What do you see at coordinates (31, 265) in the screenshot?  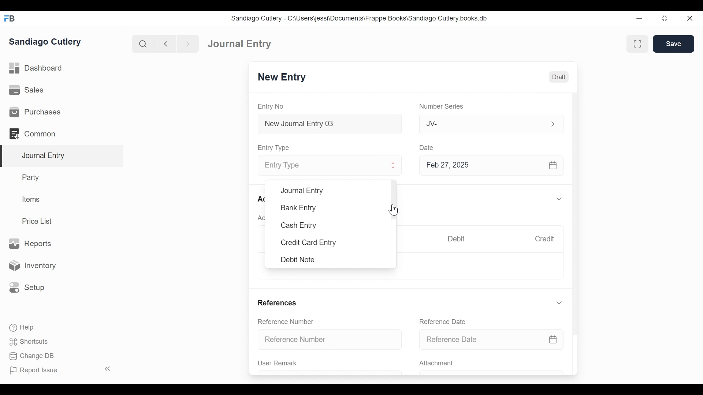 I see `Inventory` at bounding box center [31, 265].